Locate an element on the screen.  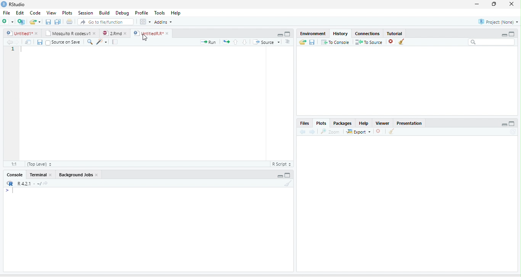
Mosquito R codes.v1 is located at coordinates (67, 33).